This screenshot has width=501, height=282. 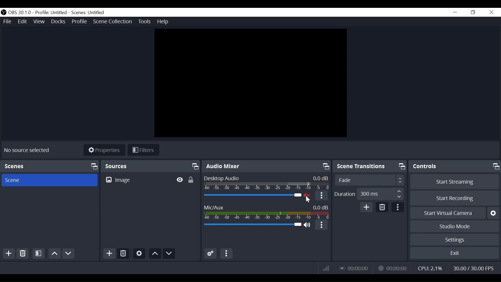 What do you see at coordinates (455, 213) in the screenshot?
I see `Start Virtual Camera` at bounding box center [455, 213].